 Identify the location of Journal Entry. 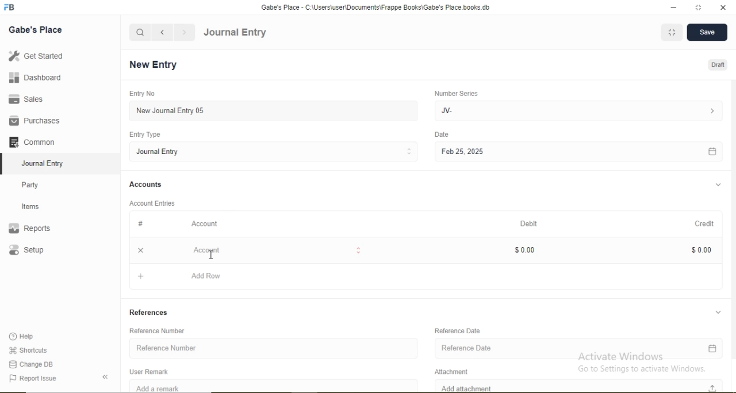
(46, 162).